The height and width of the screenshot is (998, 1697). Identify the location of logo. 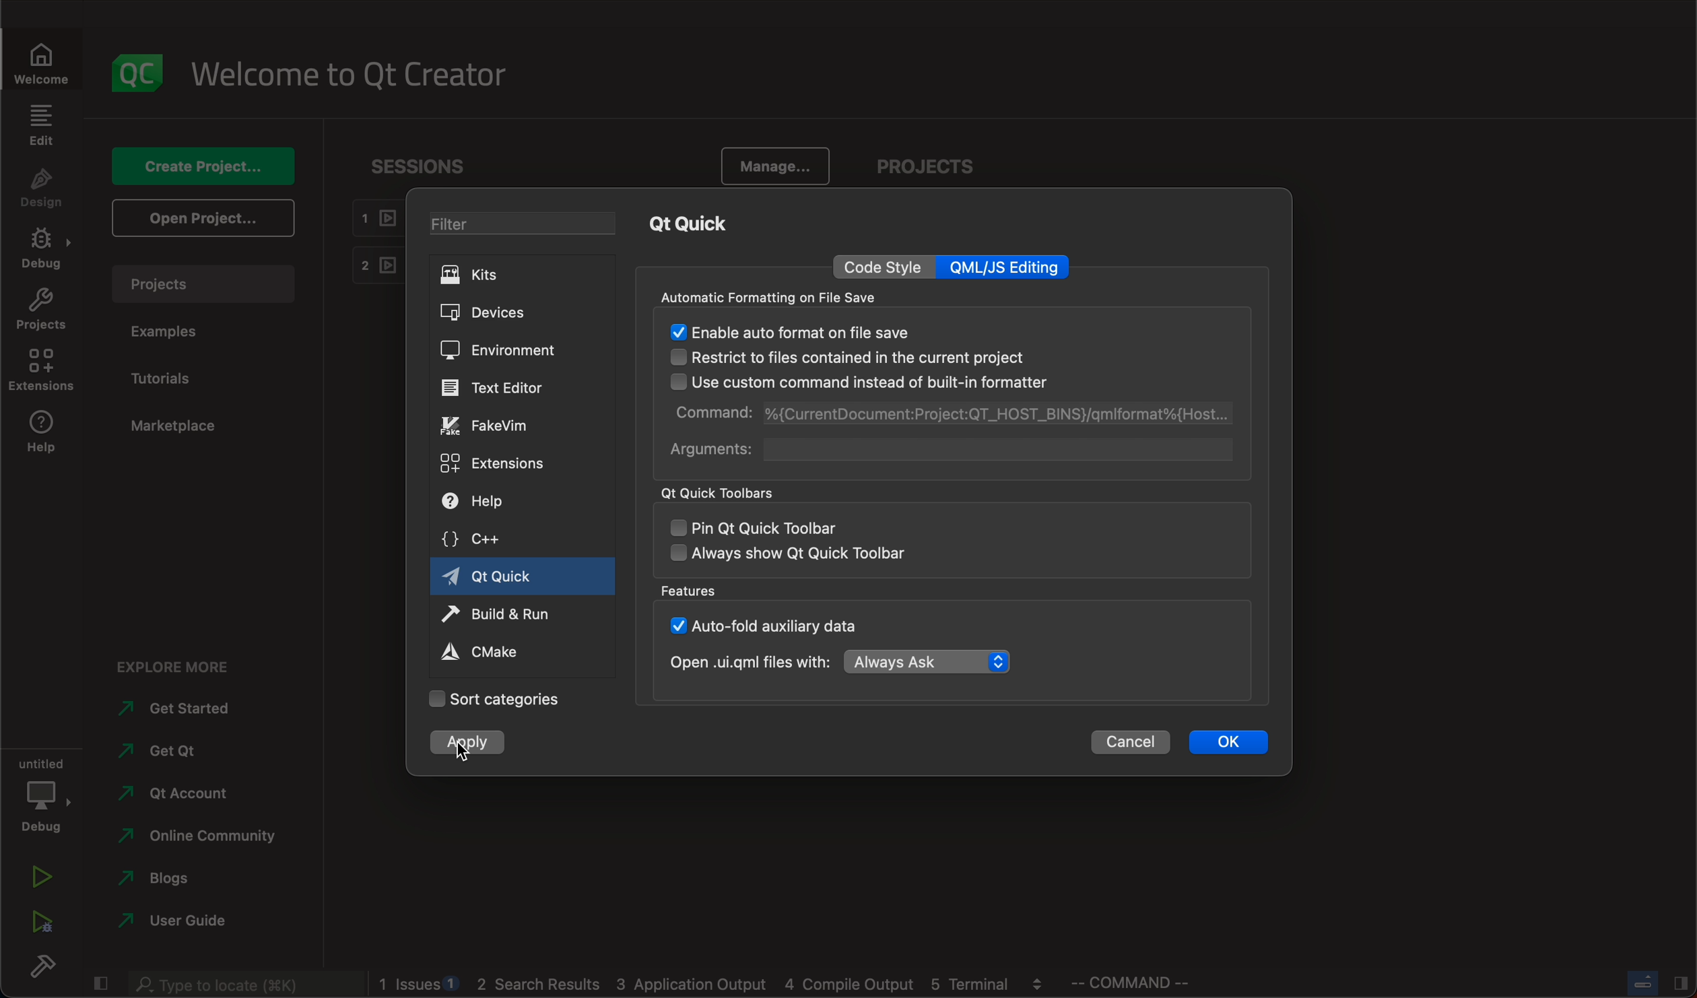
(137, 75).